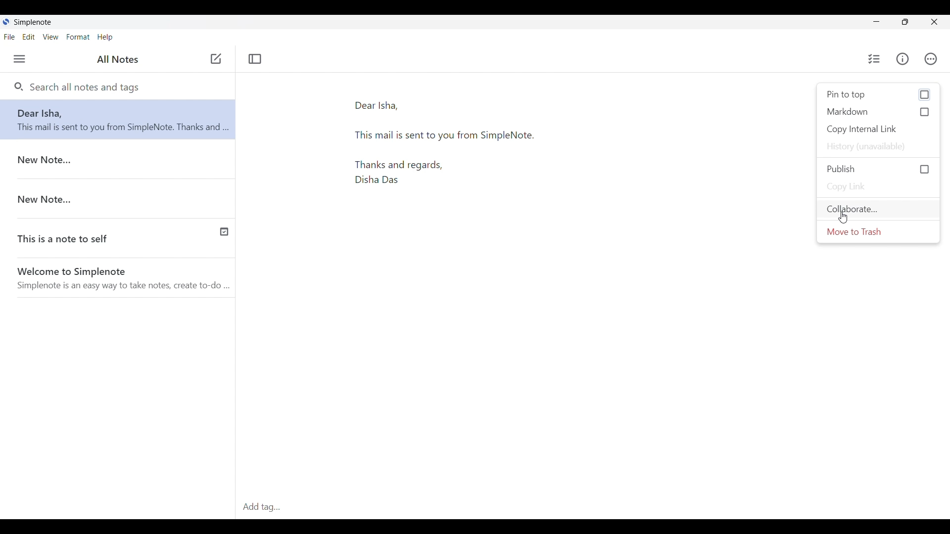 Image resolution: width=950 pixels, height=534 pixels. Describe the element at coordinates (878, 94) in the screenshot. I see `Pin to top` at that location.